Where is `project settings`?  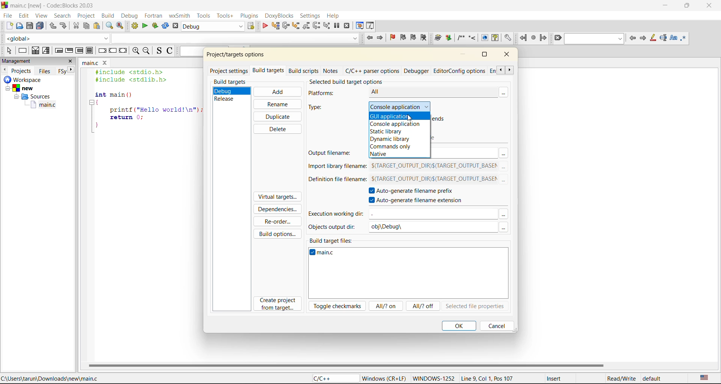 project settings is located at coordinates (229, 71).